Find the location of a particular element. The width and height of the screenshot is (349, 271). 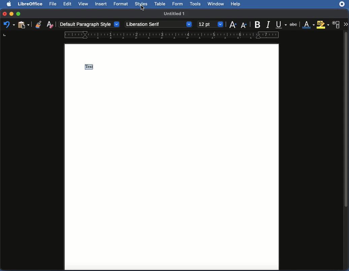

Maximize is located at coordinates (19, 13).